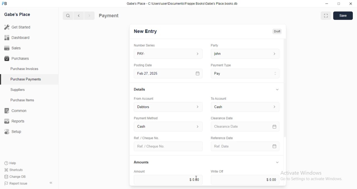  What do you see at coordinates (16, 121) in the screenshot?
I see `Reports.` at bounding box center [16, 121].